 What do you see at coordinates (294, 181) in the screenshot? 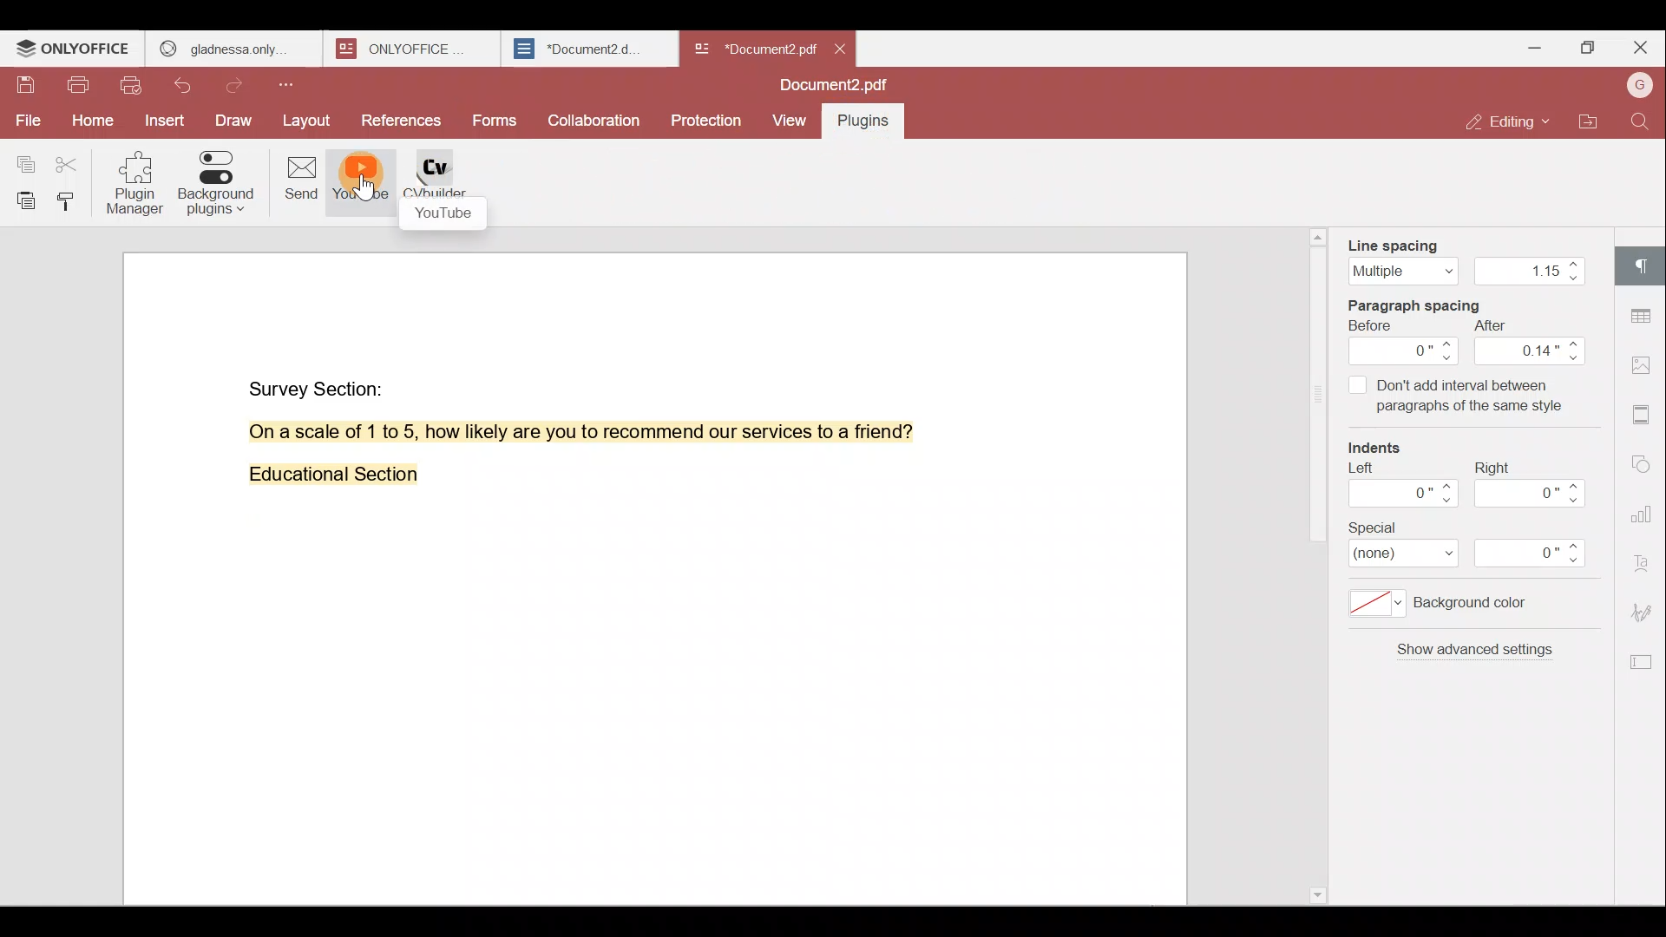
I see `Send` at bounding box center [294, 181].